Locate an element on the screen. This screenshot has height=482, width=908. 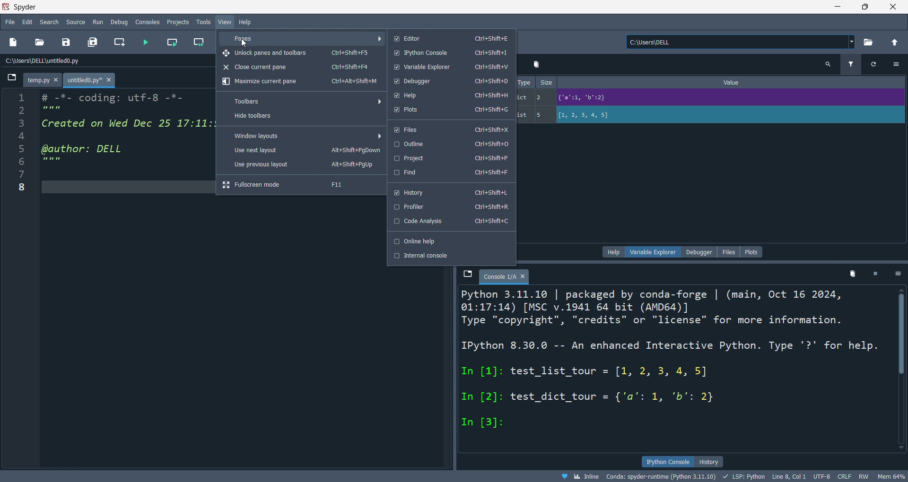
files is located at coordinates (450, 129).